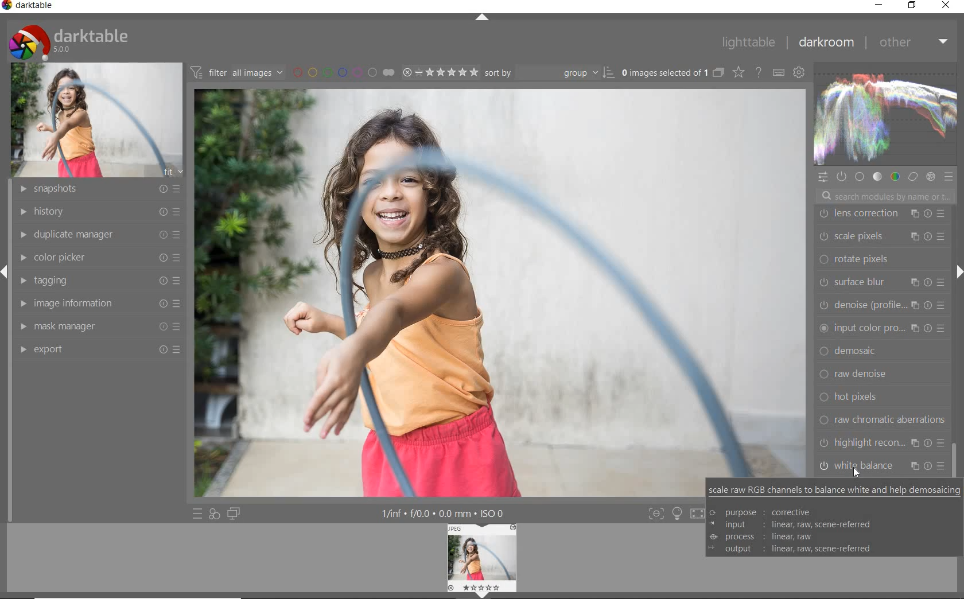  Describe the element at coordinates (748, 43) in the screenshot. I see `lighttable` at that location.